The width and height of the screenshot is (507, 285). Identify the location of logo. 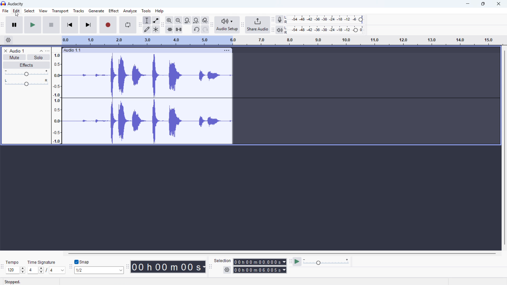
(4, 3).